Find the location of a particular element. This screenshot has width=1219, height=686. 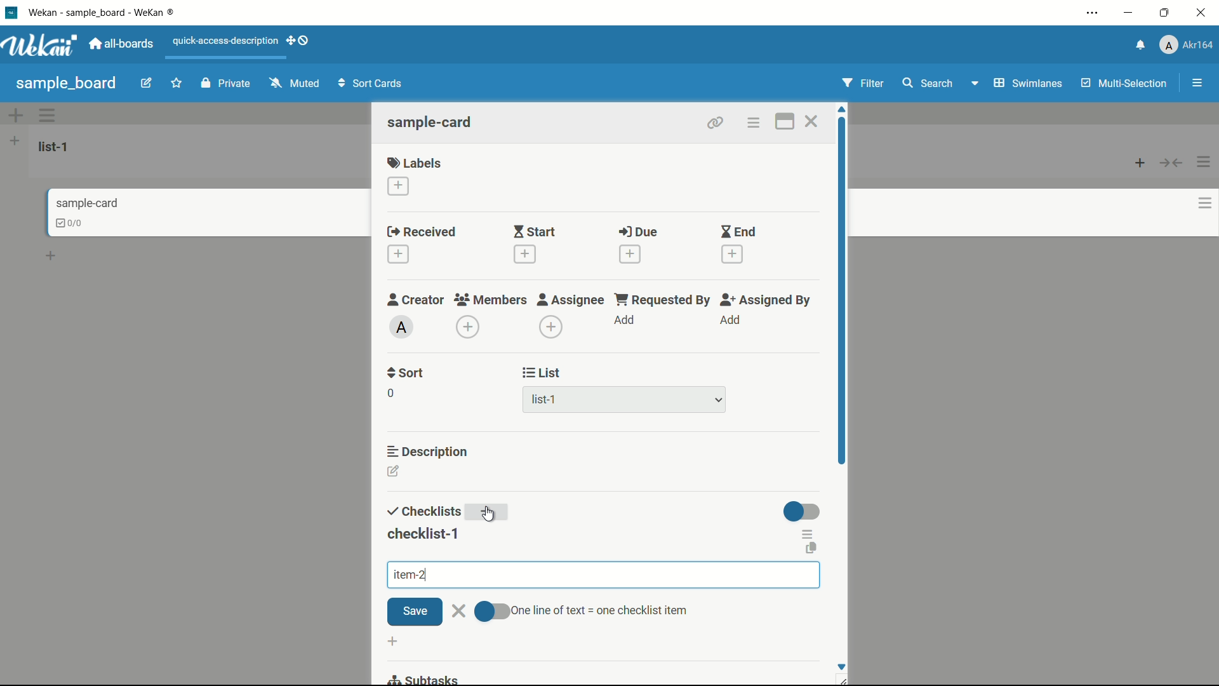

close is located at coordinates (459, 609).